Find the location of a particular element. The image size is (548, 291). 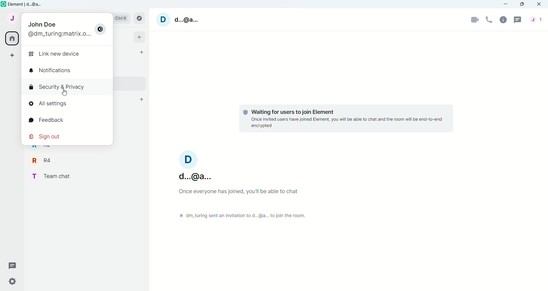

Once everyone has joined, you'll be able to chat is located at coordinates (241, 191).